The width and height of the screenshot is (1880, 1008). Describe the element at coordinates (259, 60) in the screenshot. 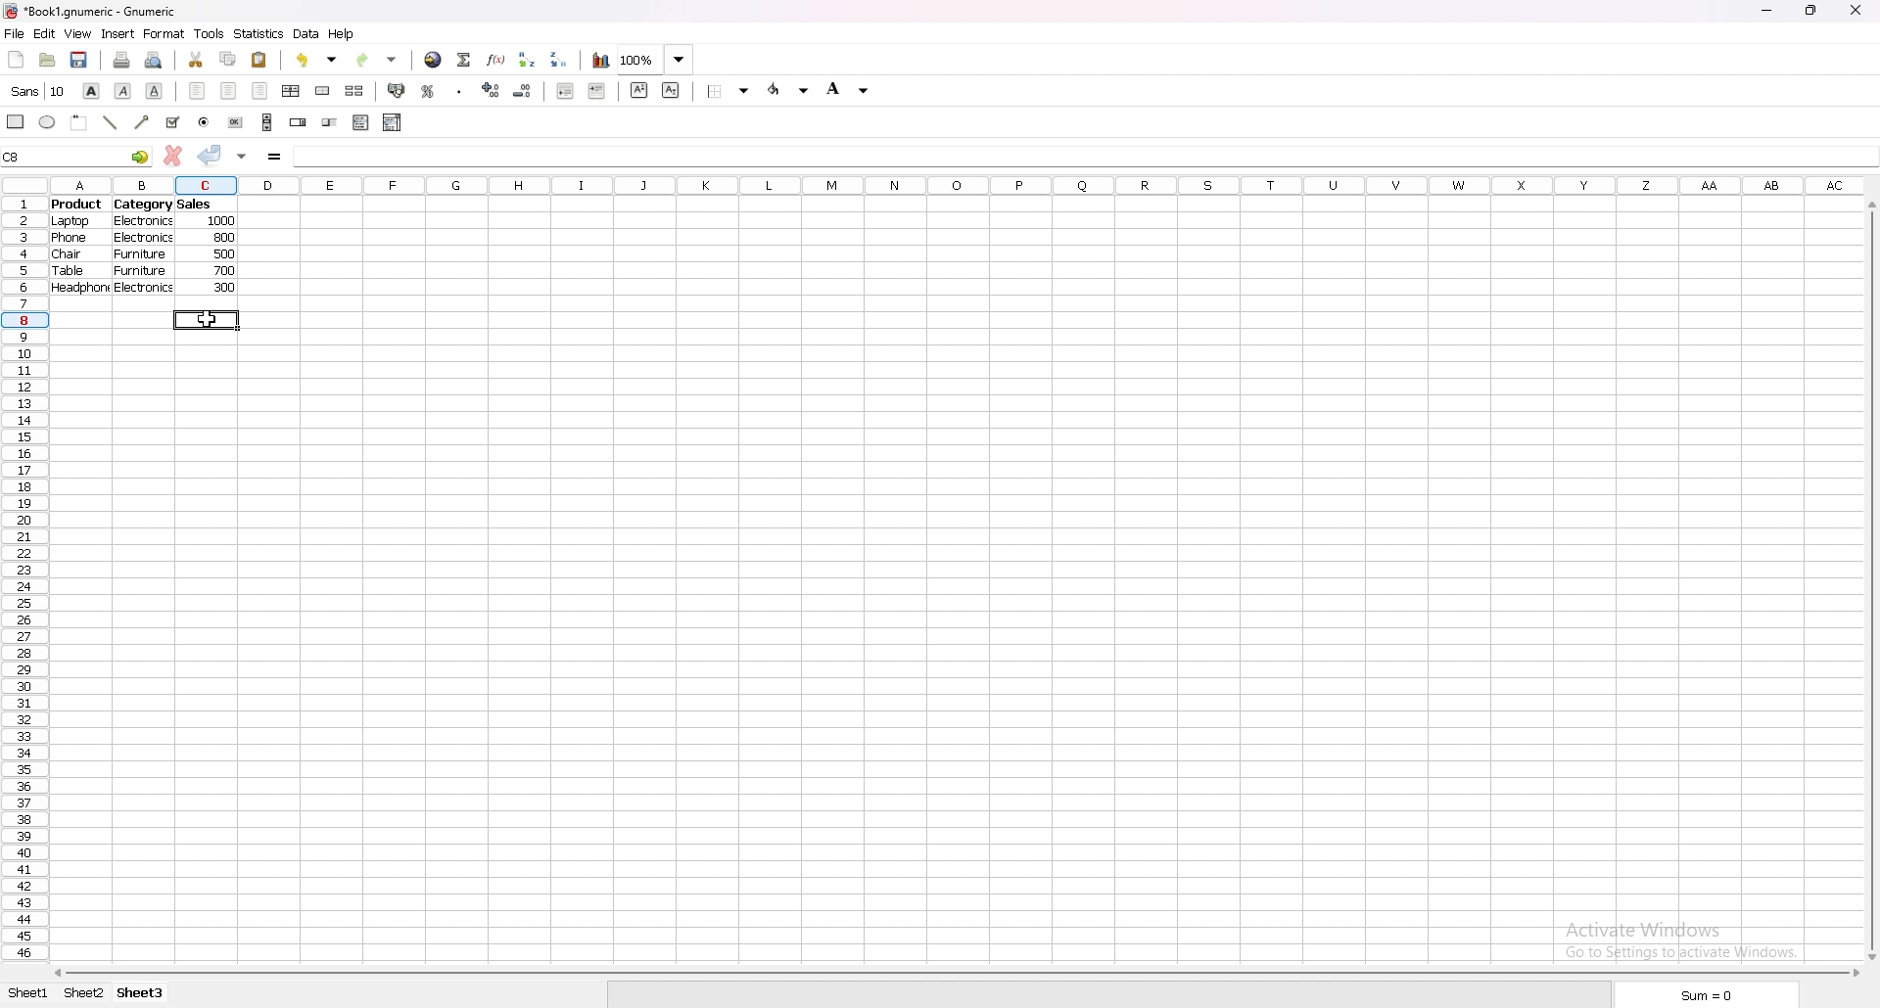

I see `paste` at that location.